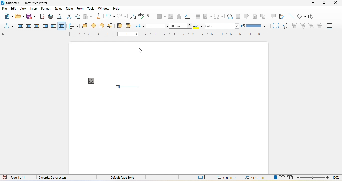 The width and height of the screenshot is (342, 181). Describe the element at coordinates (273, 16) in the screenshot. I see `comment` at that location.